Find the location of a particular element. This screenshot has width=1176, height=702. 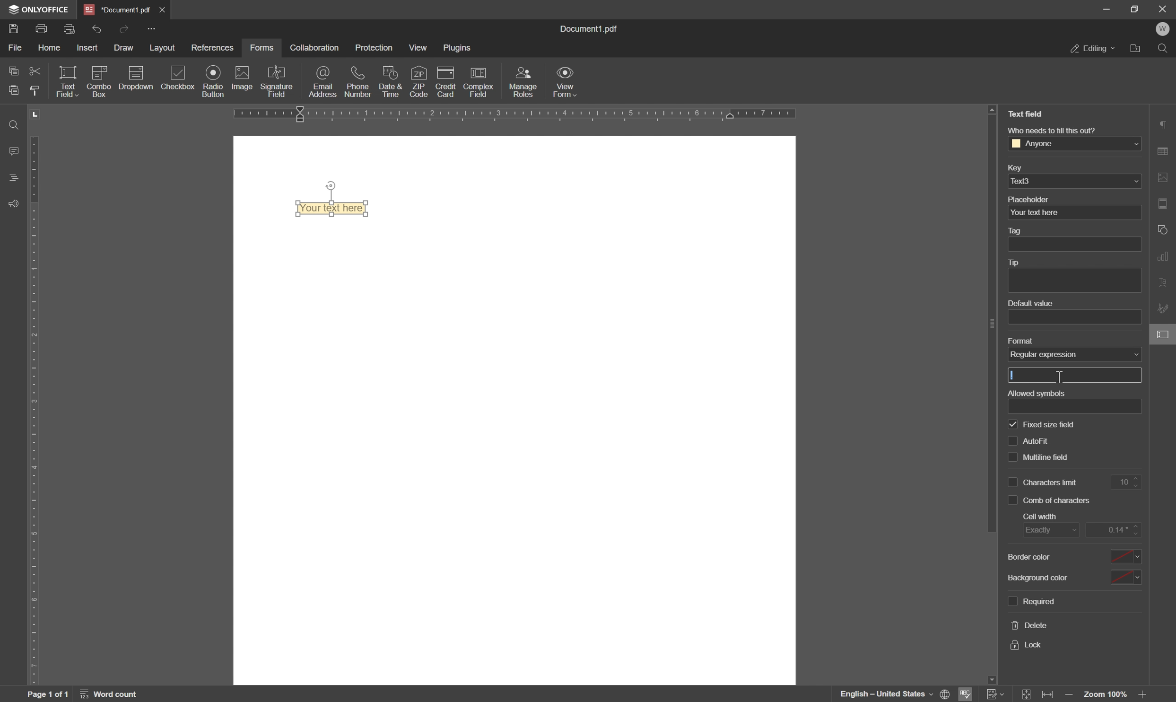

copy is located at coordinates (11, 71).